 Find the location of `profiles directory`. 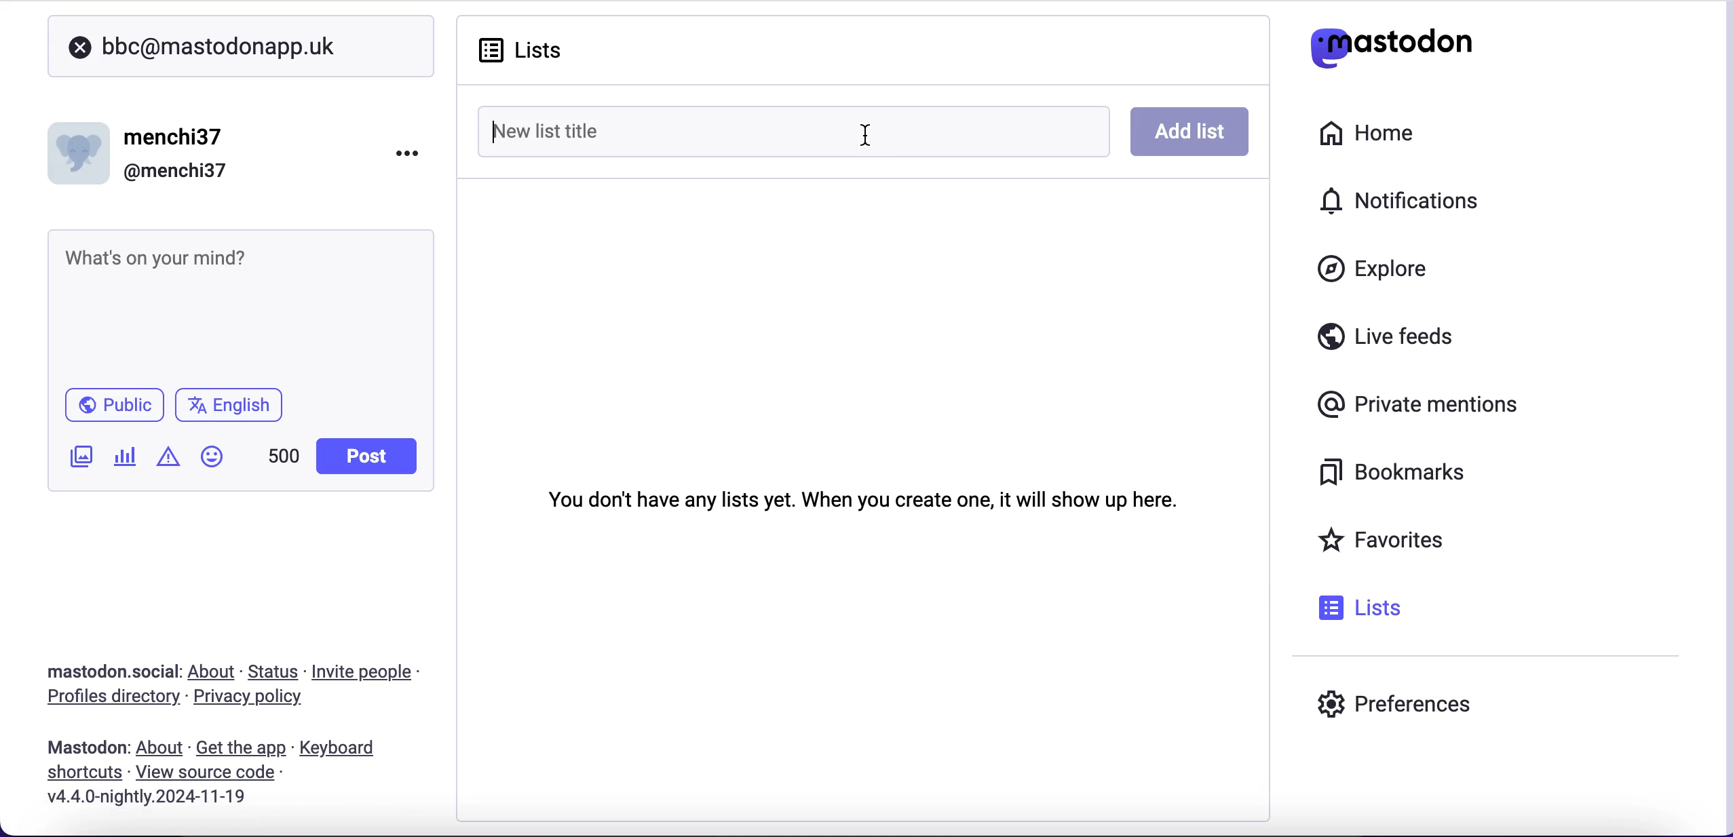

profiles directory is located at coordinates (105, 699).